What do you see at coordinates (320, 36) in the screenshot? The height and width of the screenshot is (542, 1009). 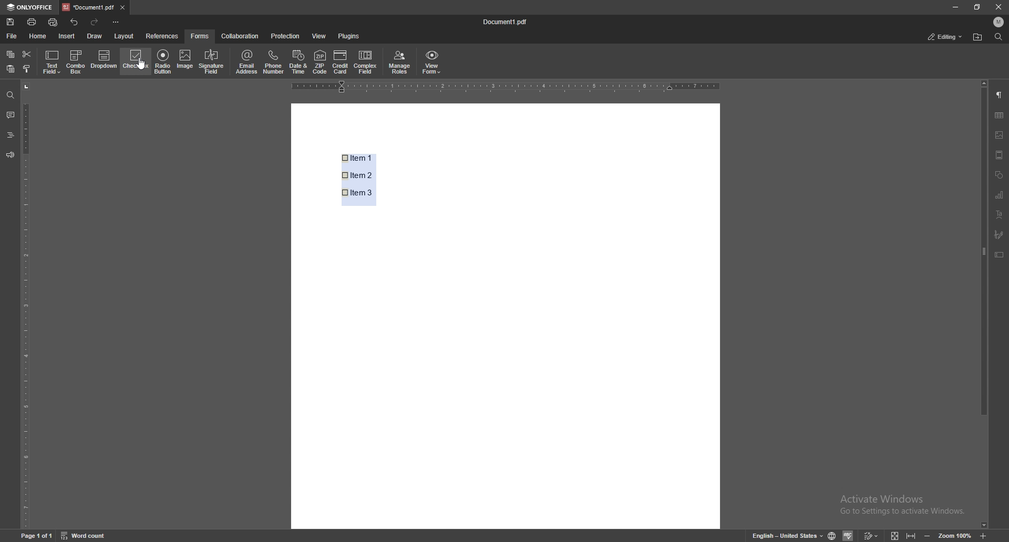 I see `view` at bounding box center [320, 36].